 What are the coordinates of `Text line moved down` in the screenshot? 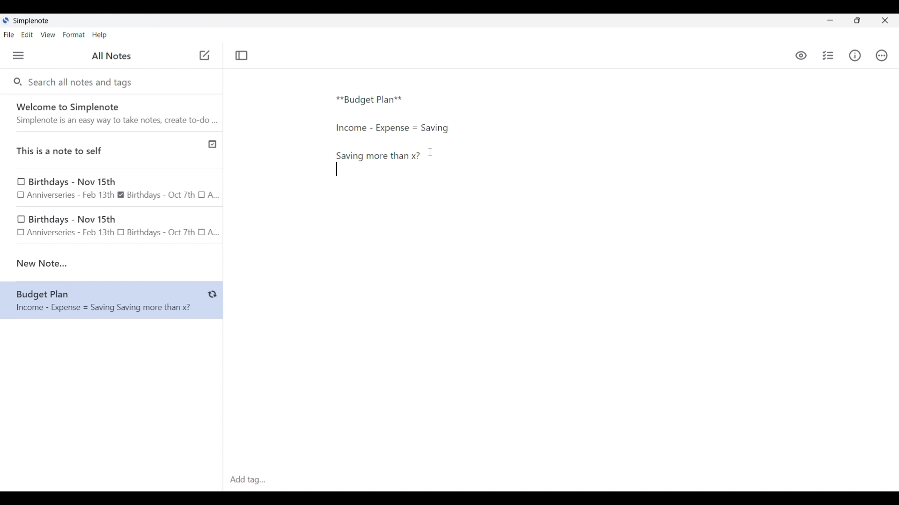 It's located at (337, 169).